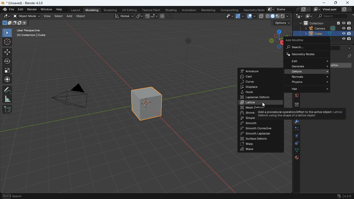 The width and height of the screenshot is (354, 199). What do you see at coordinates (264, 104) in the screenshot?
I see `cursor` at bounding box center [264, 104].